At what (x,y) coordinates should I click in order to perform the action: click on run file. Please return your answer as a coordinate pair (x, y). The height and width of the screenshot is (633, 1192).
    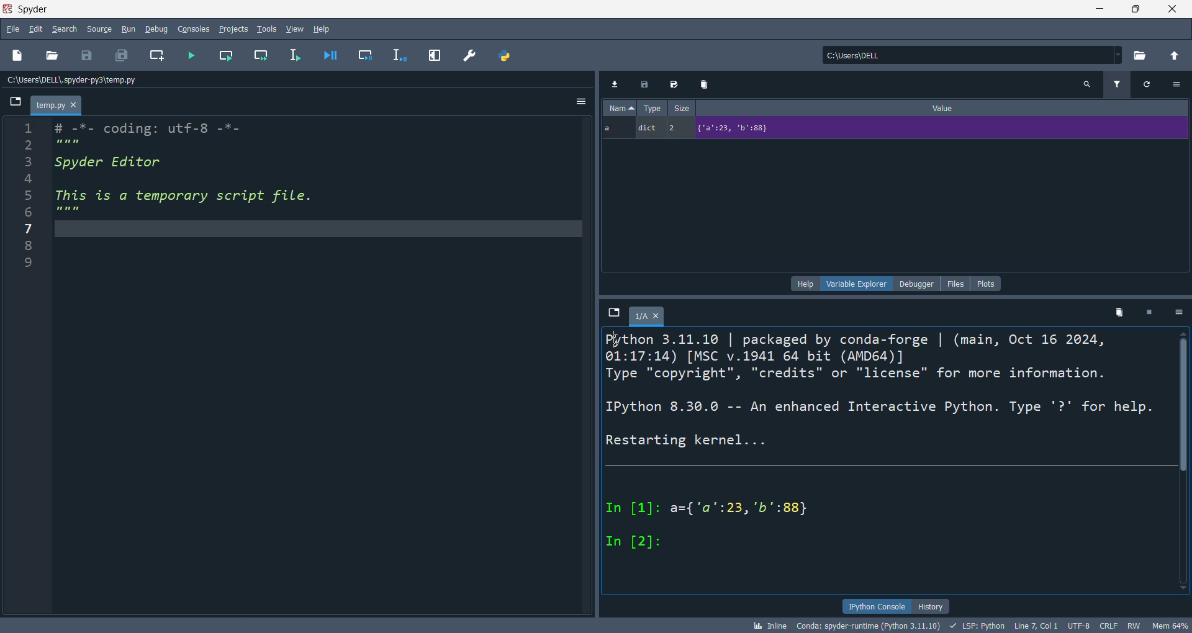
    Looking at the image, I should click on (192, 54).